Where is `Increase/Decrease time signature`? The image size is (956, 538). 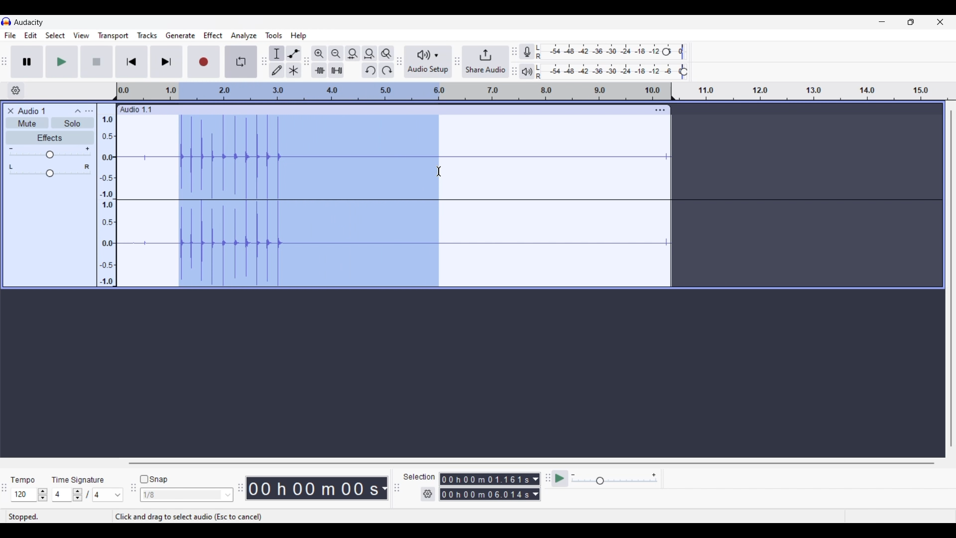 Increase/Decrease time signature is located at coordinates (77, 495).